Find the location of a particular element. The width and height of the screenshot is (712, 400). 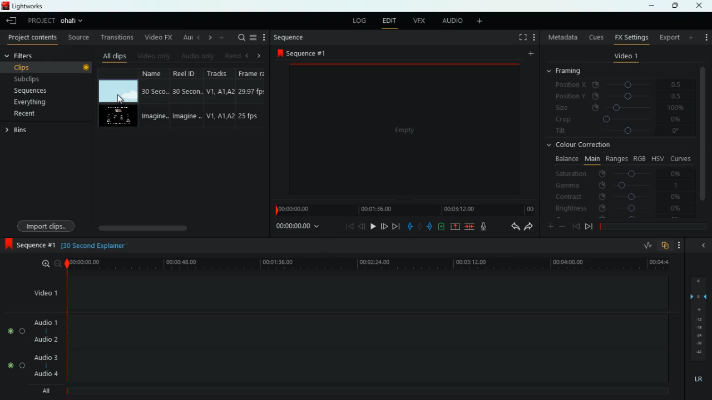

rate is located at coordinates (645, 246).